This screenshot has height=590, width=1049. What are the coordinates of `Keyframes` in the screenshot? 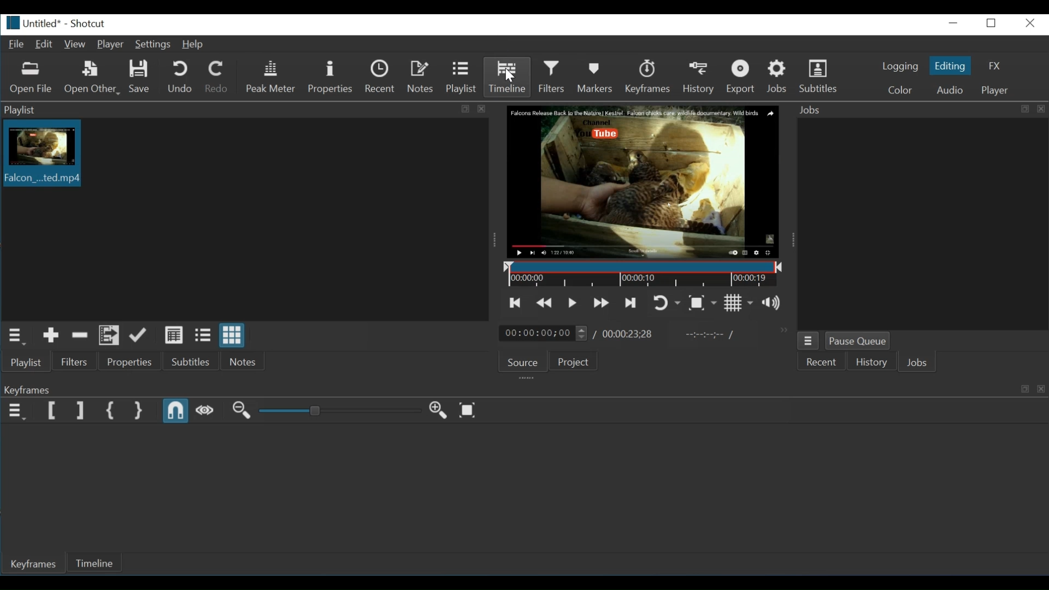 It's located at (651, 76).